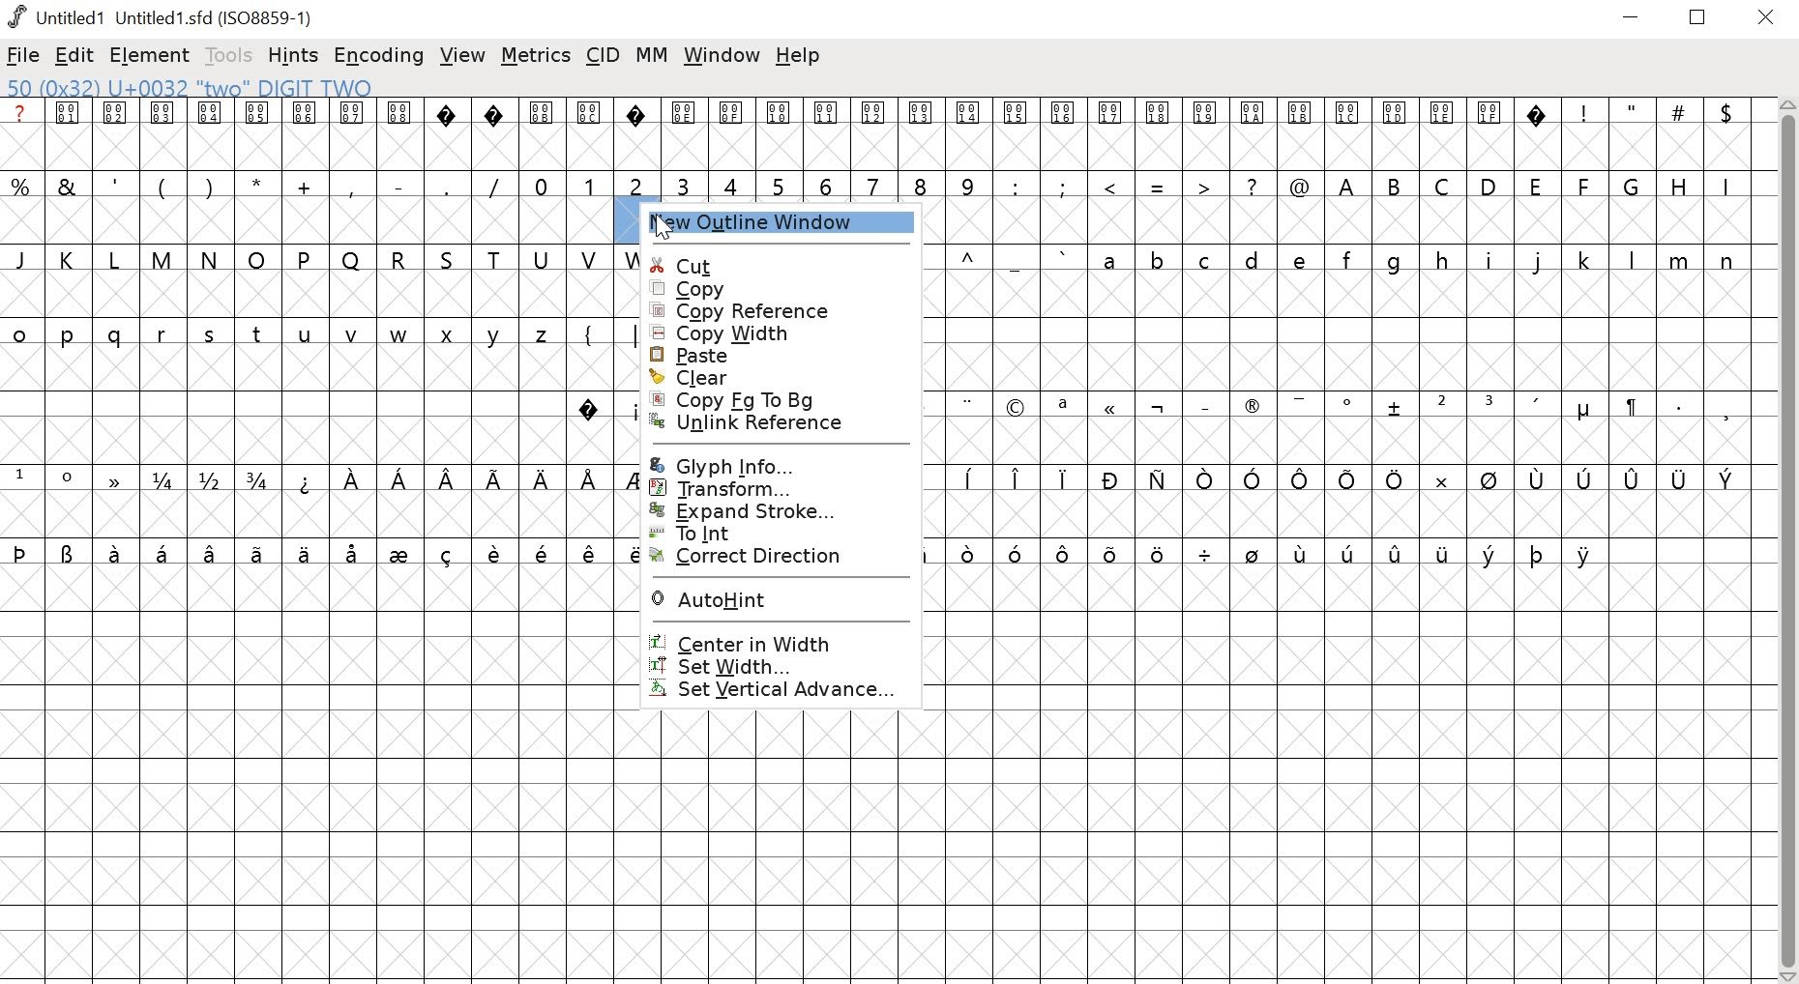 Image resolution: width=1799 pixels, height=984 pixels. Describe the element at coordinates (602, 54) in the screenshot. I see `cid` at that location.